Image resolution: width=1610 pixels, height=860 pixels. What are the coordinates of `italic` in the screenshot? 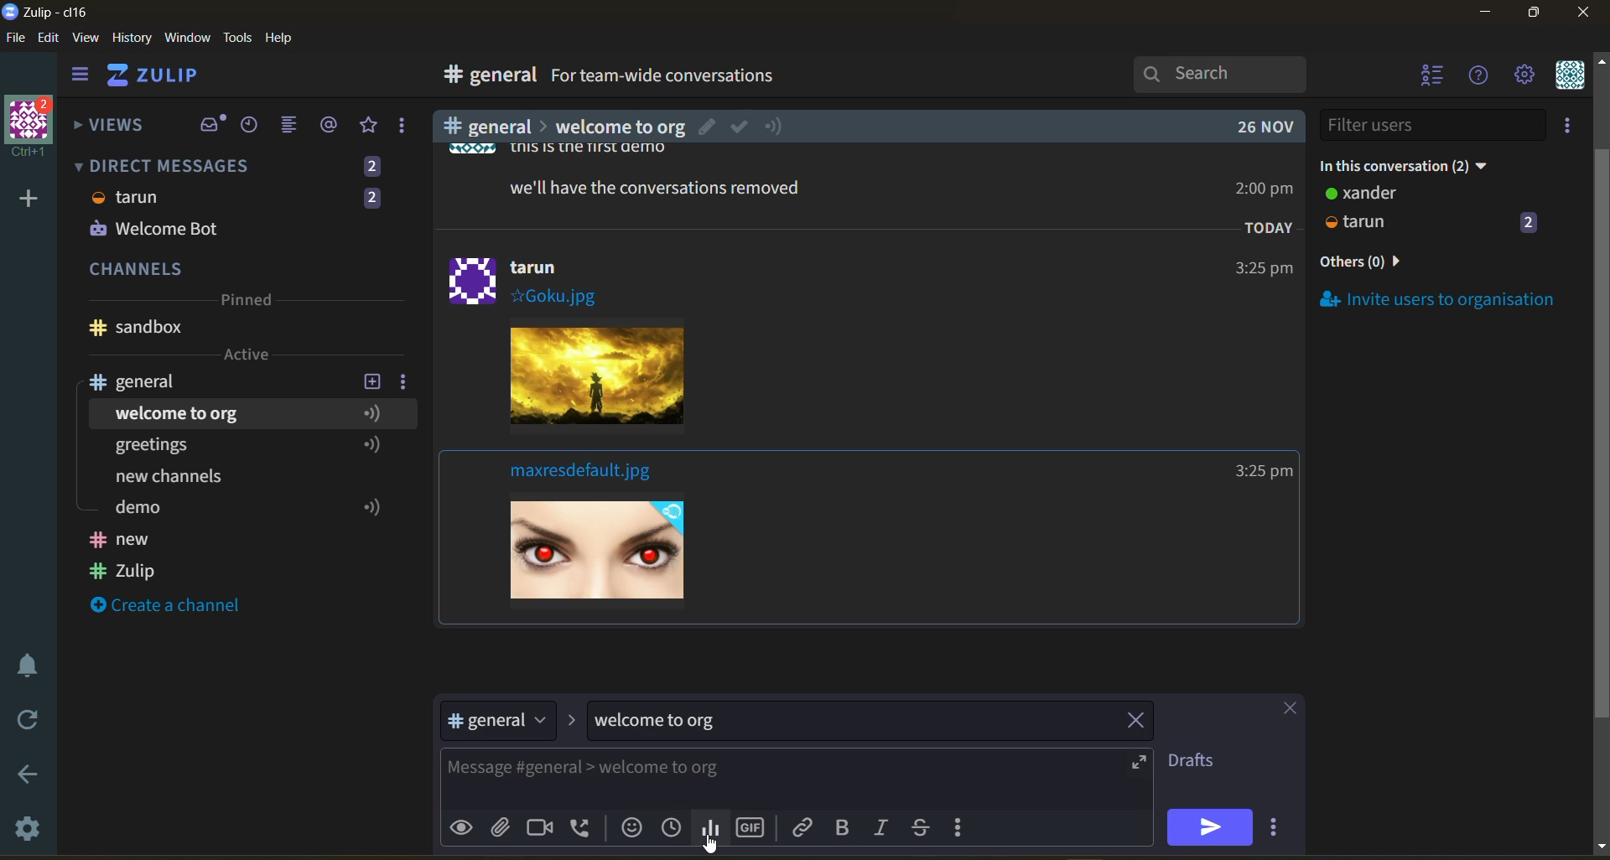 It's located at (885, 829).